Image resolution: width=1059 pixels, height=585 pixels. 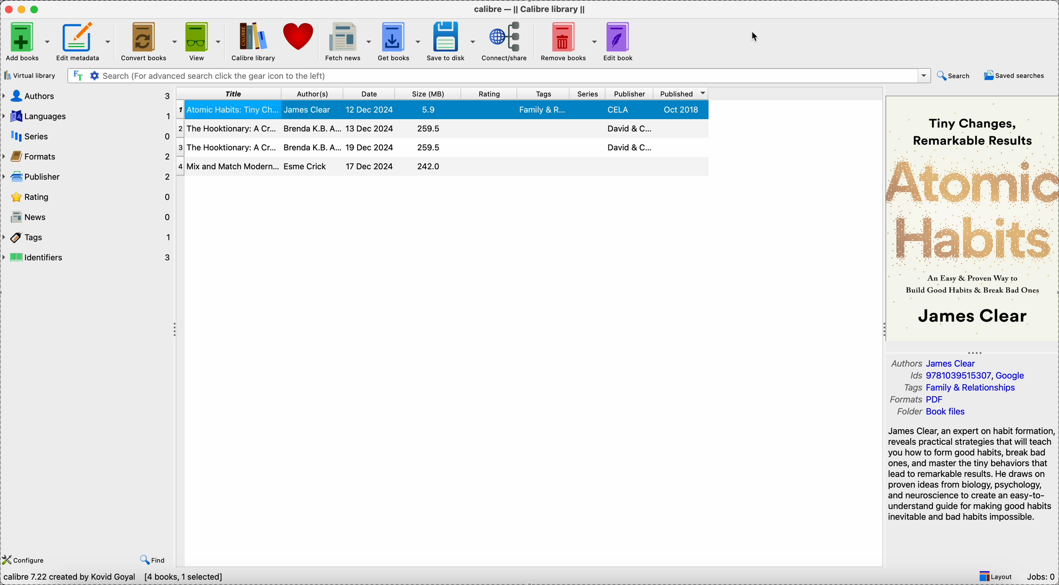 What do you see at coordinates (252, 42) in the screenshot?
I see `click on Calibre library` at bounding box center [252, 42].